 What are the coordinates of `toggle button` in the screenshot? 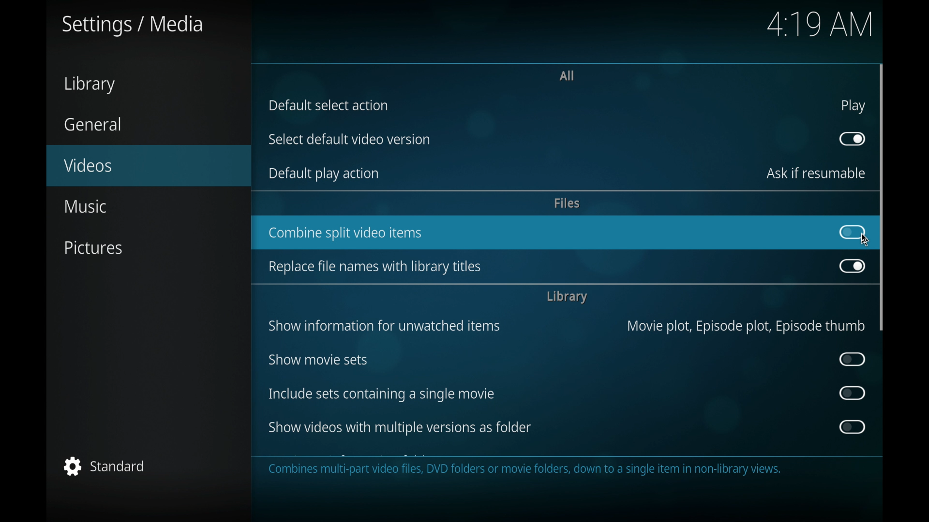 It's located at (853, 139).